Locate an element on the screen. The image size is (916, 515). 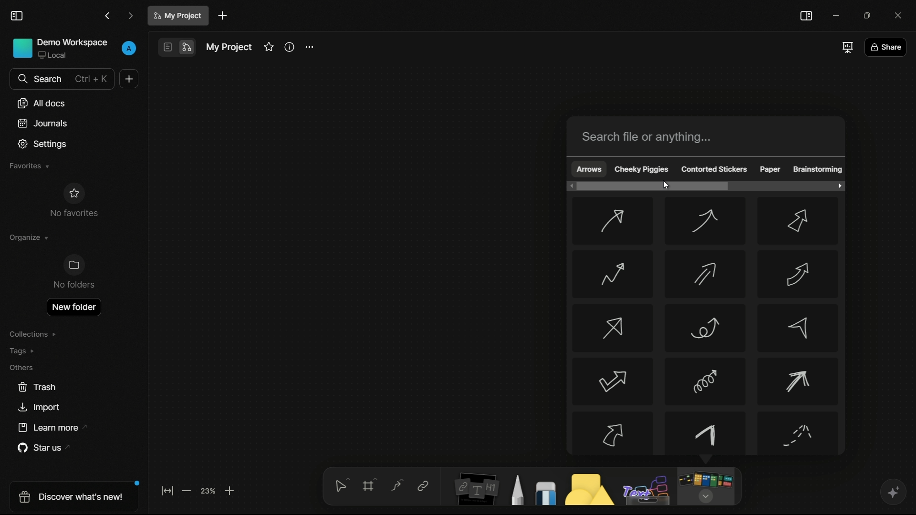
favorites is located at coordinates (28, 166).